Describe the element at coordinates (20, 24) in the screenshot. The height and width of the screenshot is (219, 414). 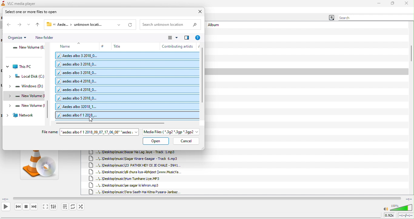
I see `forward` at that location.